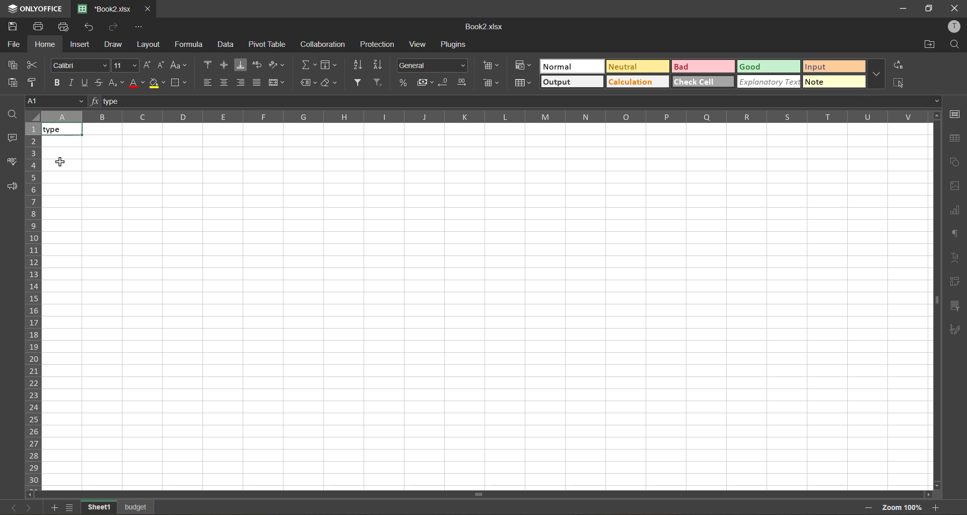 The image size is (967, 515). What do you see at coordinates (157, 83) in the screenshot?
I see `fill color` at bounding box center [157, 83].